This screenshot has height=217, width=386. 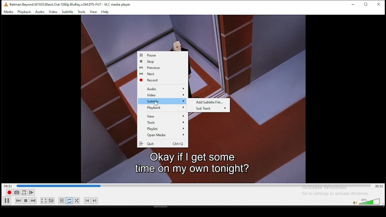 What do you see at coordinates (43, 200) in the screenshot?
I see `full screen` at bounding box center [43, 200].